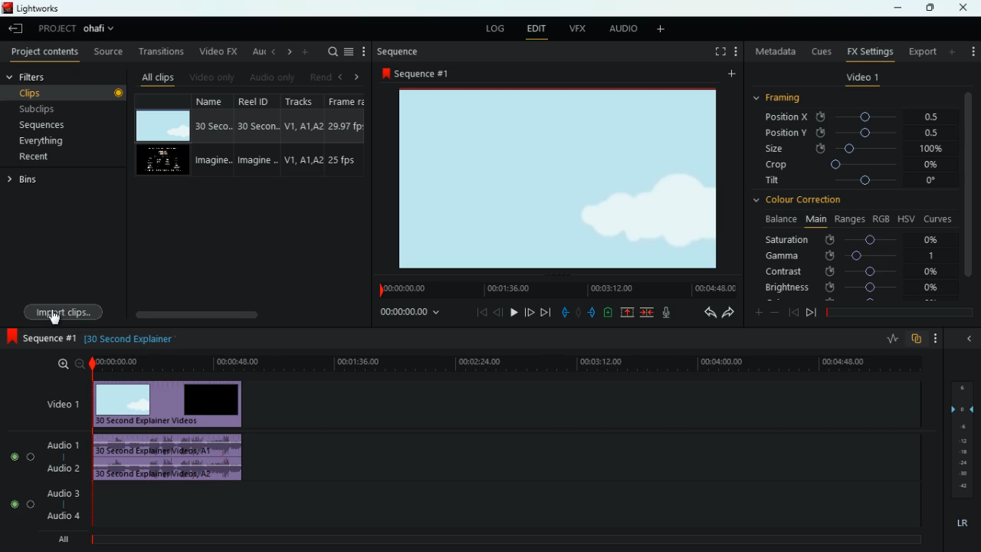 This screenshot has width=981, height=552. What do you see at coordinates (415, 73) in the screenshot?
I see `sequence` at bounding box center [415, 73].